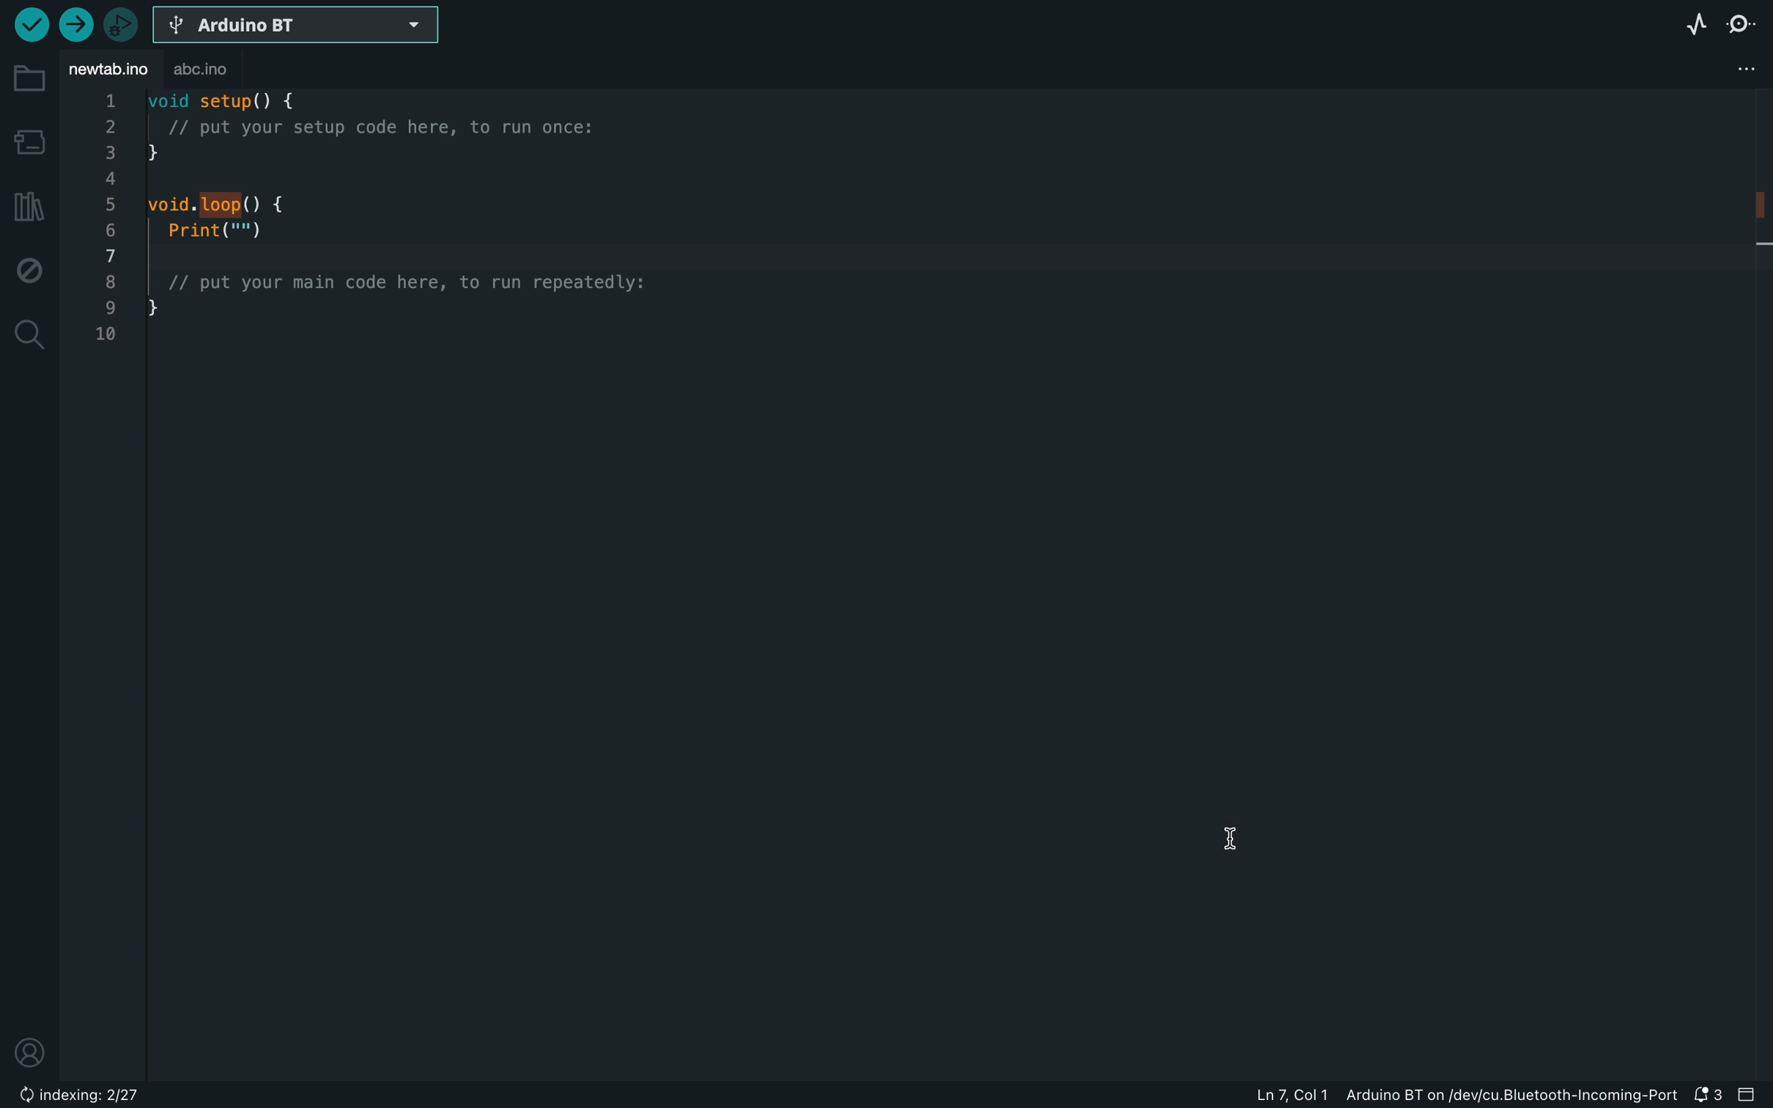 The width and height of the screenshot is (1773, 1108). Describe the element at coordinates (29, 204) in the screenshot. I see `library manager` at that location.